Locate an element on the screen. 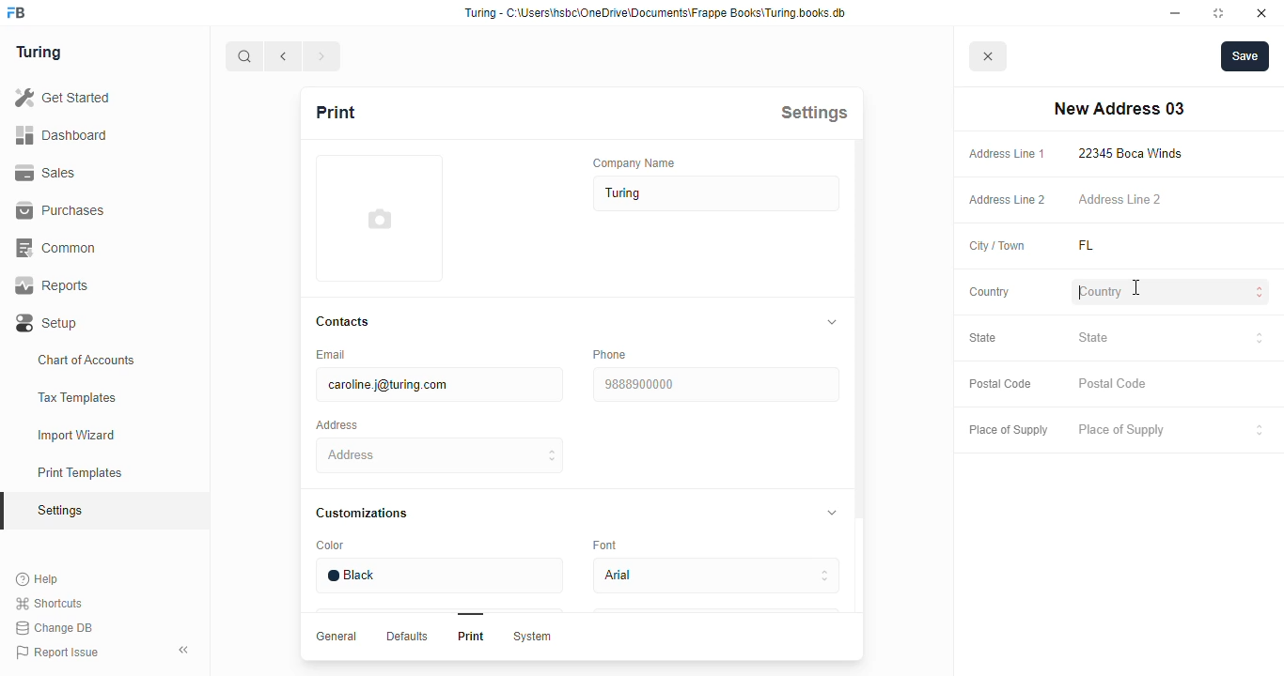 The width and height of the screenshot is (1284, 676). place of supply is located at coordinates (1008, 431).